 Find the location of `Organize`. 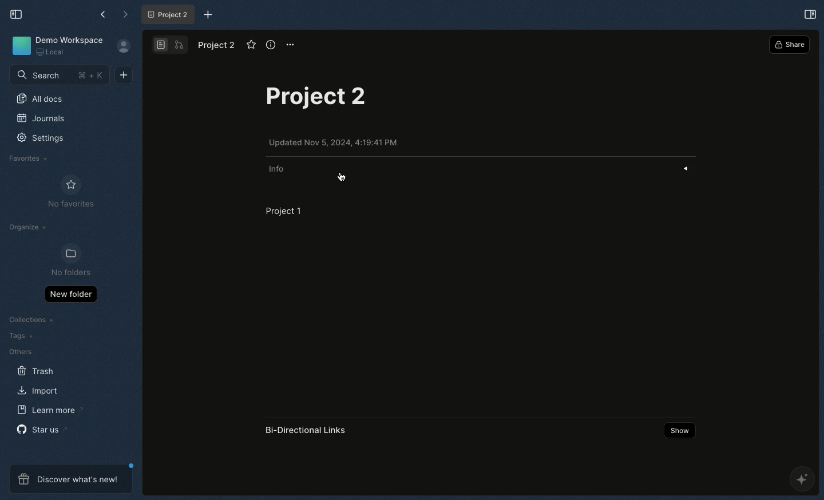

Organize is located at coordinates (30, 227).